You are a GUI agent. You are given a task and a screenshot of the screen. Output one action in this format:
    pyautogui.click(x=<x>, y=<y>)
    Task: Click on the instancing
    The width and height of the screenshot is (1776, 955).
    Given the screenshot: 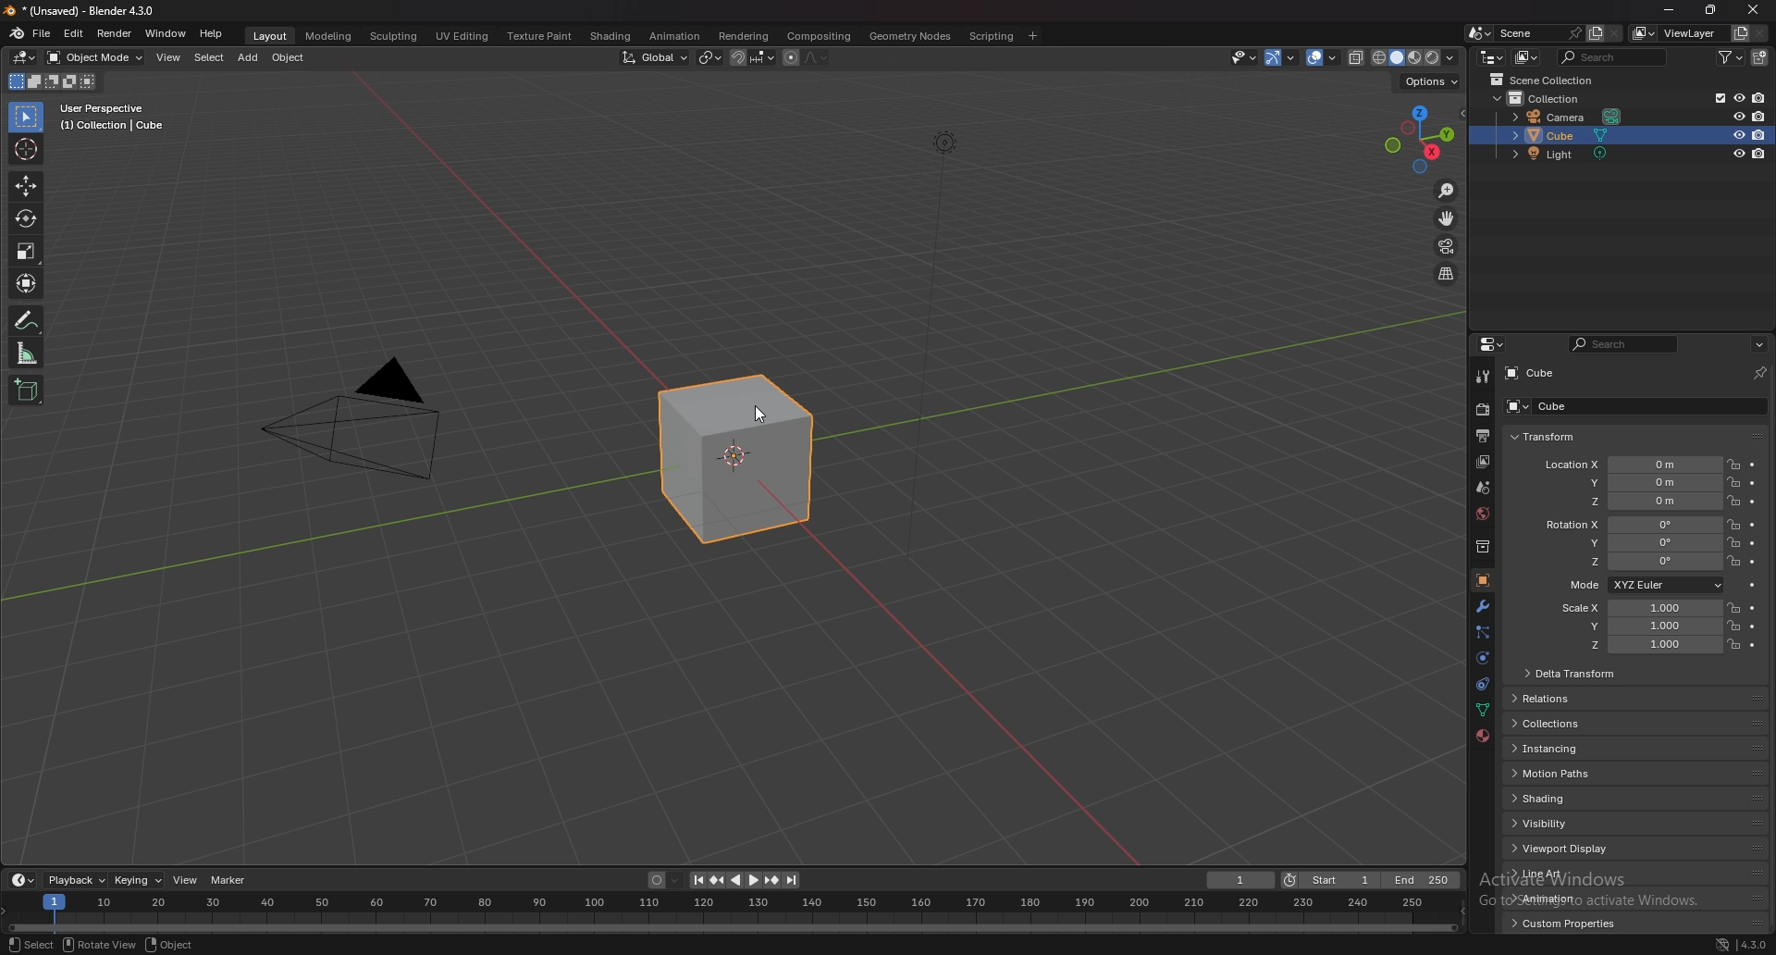 What is the action you would take?
    pyautogui.click(x=1567, y=749)
    